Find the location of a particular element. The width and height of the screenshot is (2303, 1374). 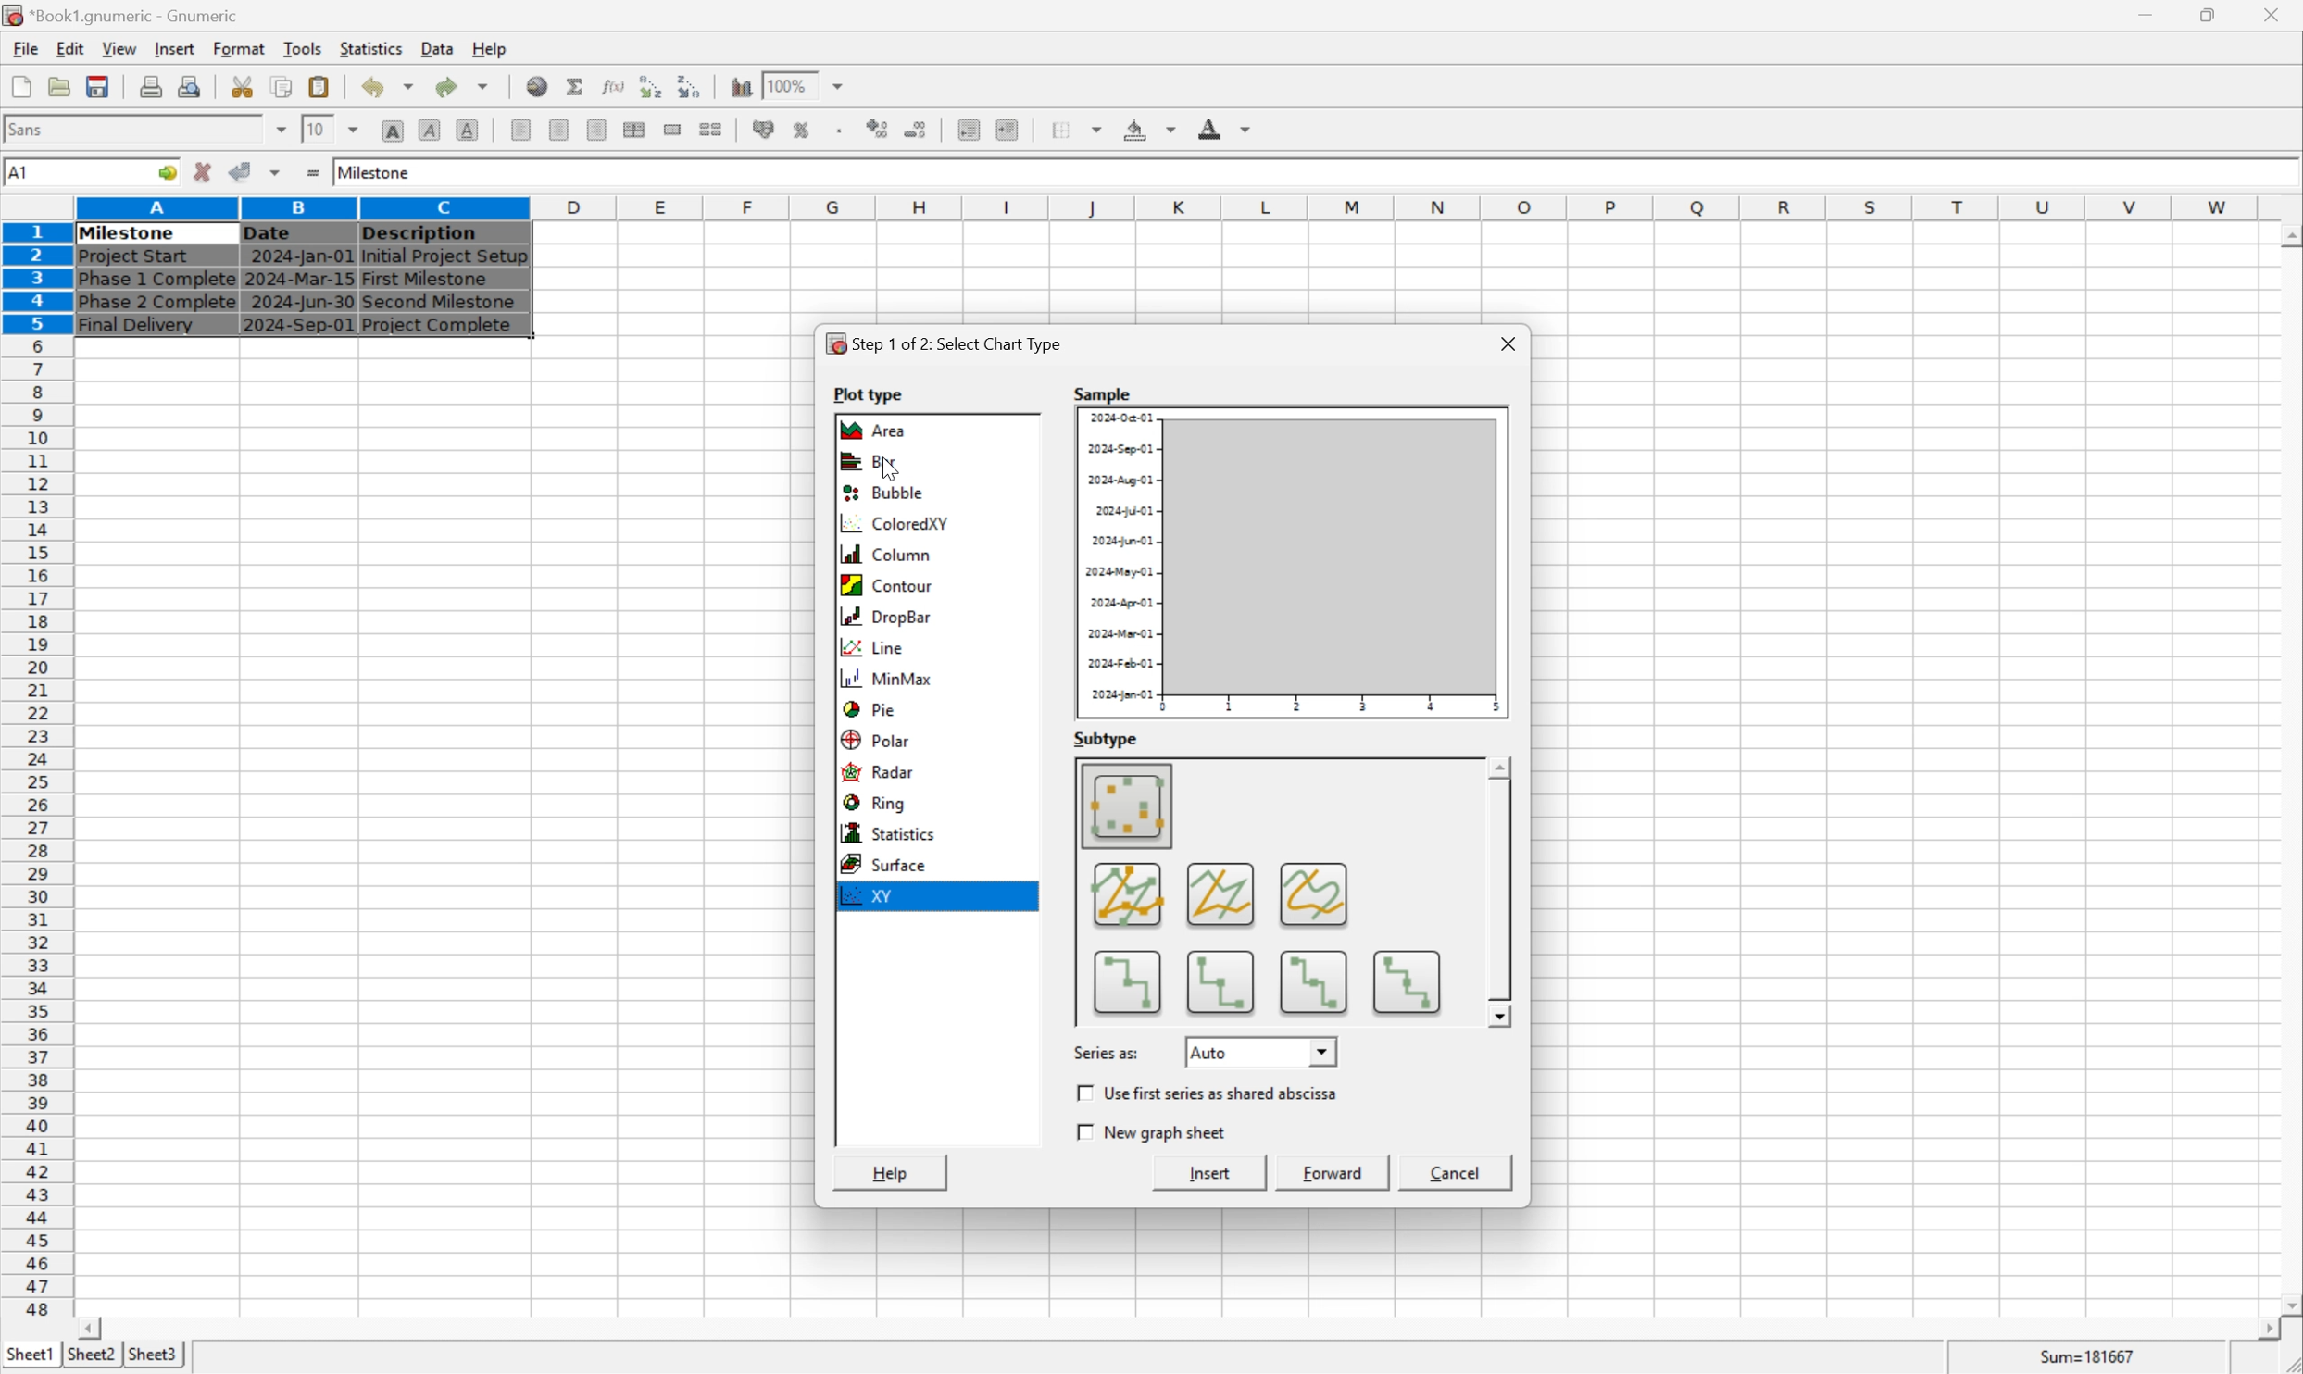

Table is located at coordinates (300, 279).